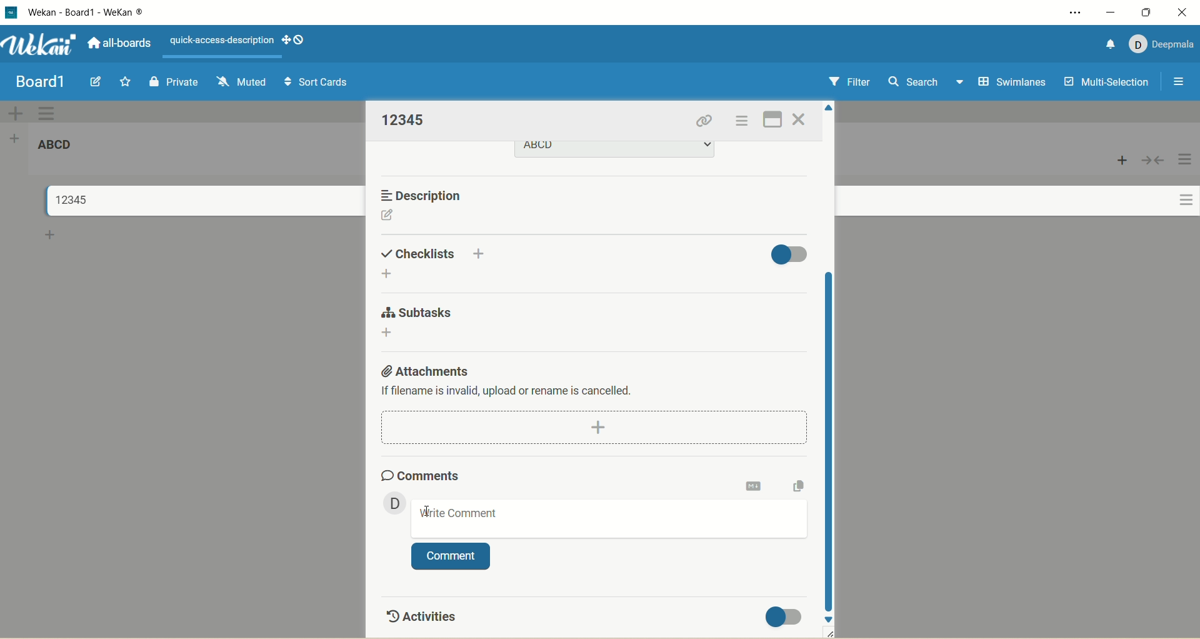  Describe the element at coordinates (419, 614) in the screenshot. I see `activities` at that location.